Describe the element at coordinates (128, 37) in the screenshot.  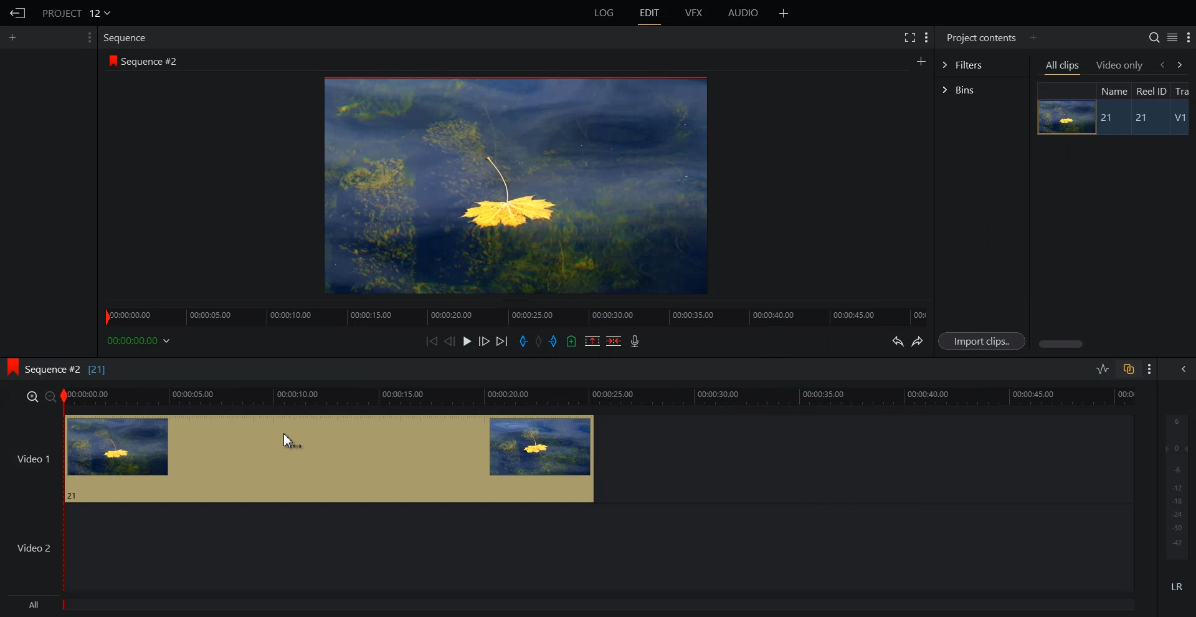
I see `Sequence` at that location.